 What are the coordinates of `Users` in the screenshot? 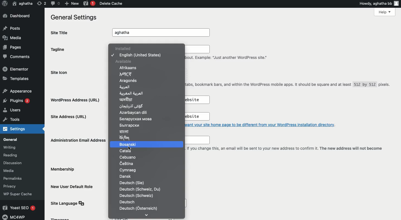 It's located at (14, 110).